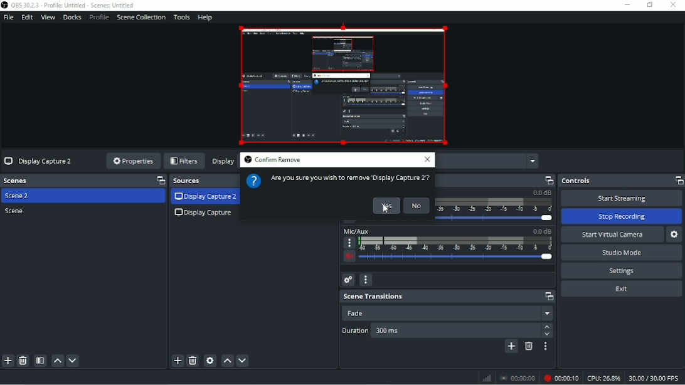 The width and height of the screenshot is (685, 385). Describe the element at coordinates (385, 211) in the screenshot. I see `cursor` at that location.